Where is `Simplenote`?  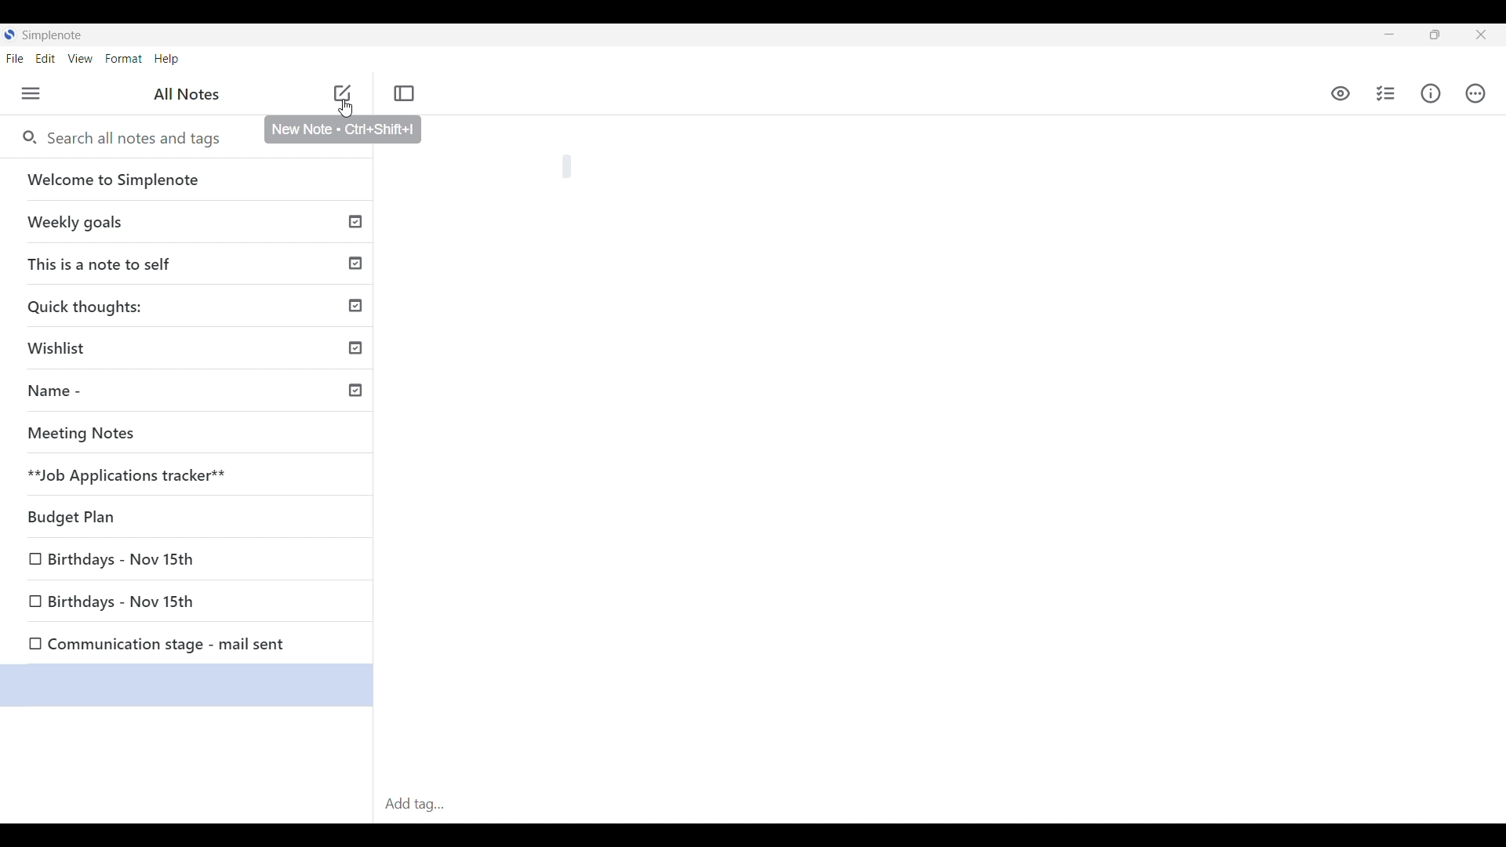 Simplenote is located at coordinates (49, 35).